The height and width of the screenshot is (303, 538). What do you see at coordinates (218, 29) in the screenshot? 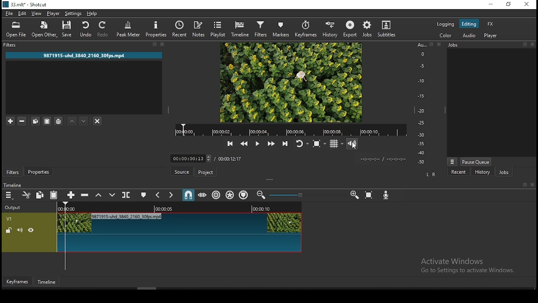
I see `playlist` at bounding box center [218, 29].